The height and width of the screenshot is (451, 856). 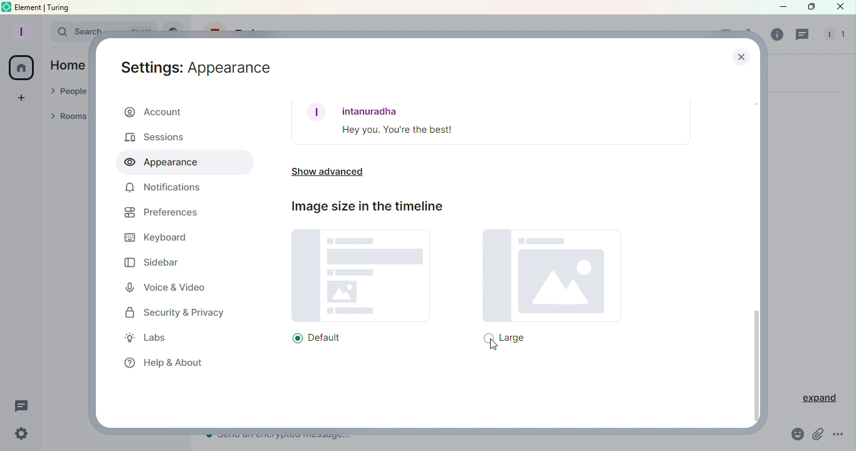 I want to click on Labs, so click(x=155, y=340).